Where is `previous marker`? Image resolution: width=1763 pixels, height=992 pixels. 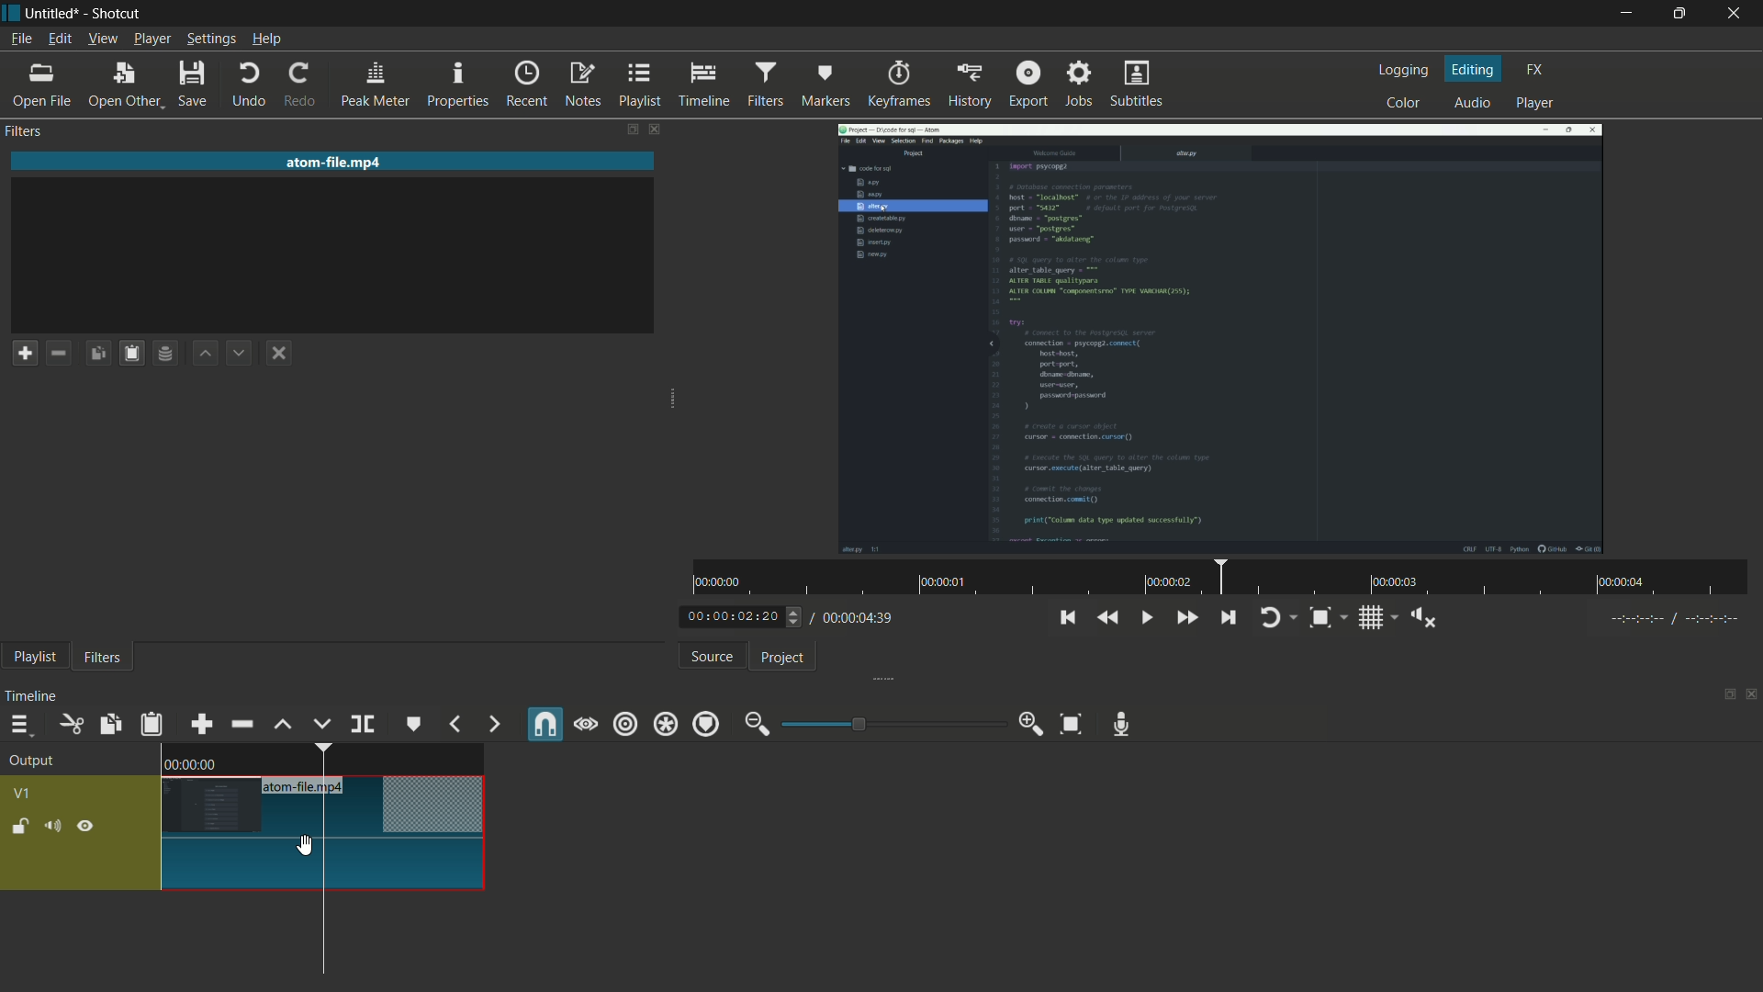 previous marker is located at coordinates (455, 726).